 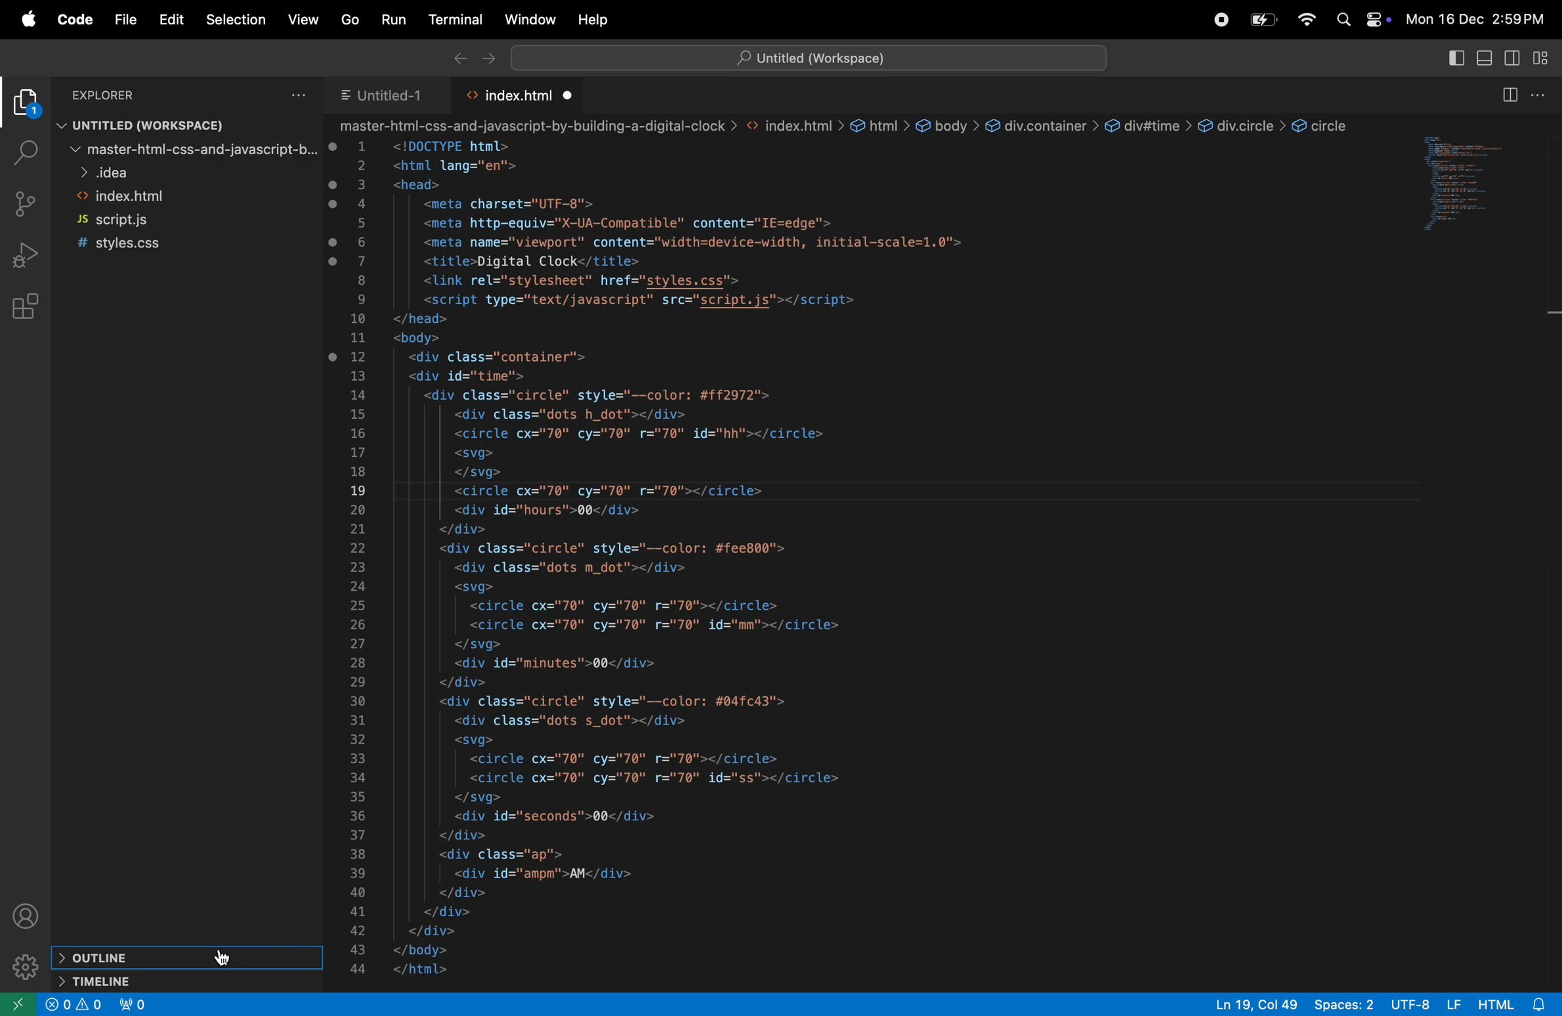 I want to click on apple menu, so click(x=22, y=18).